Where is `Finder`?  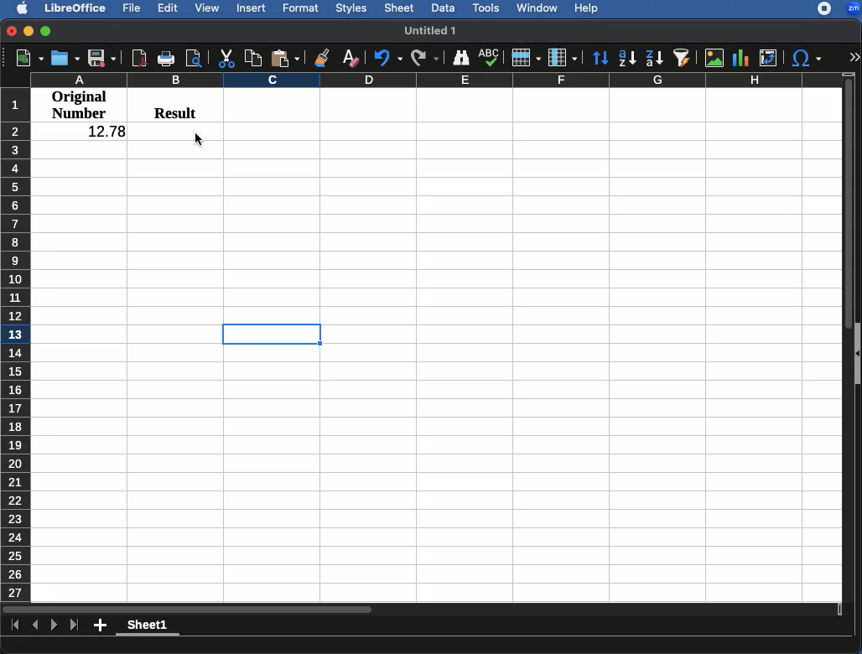
Finder is located at coordinates (462, 59).